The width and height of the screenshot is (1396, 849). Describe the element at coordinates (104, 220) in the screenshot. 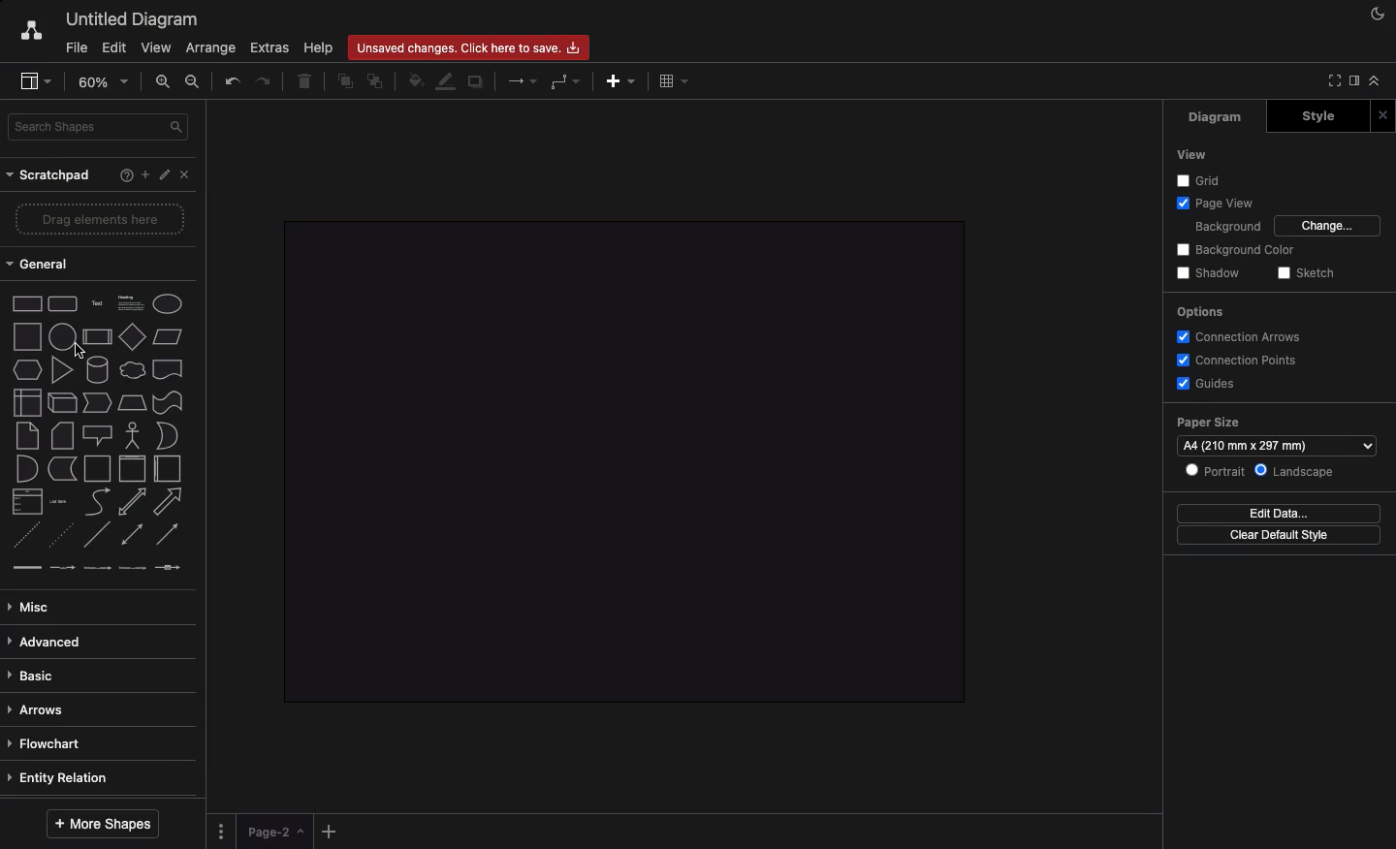

I see `Drag elements here` at that location.